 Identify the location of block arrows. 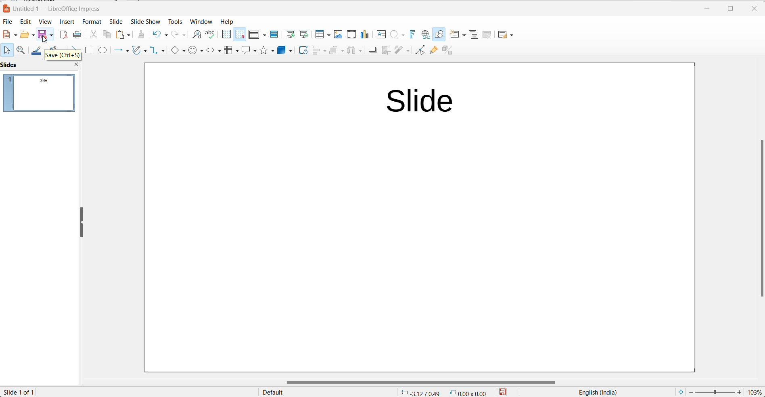
(213, 51).